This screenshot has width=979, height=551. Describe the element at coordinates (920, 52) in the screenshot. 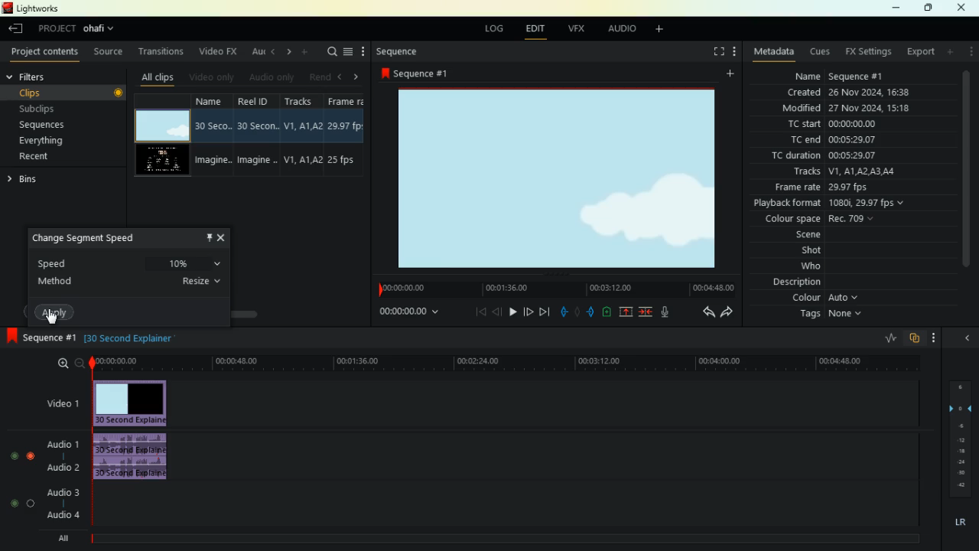

I see `export` at that location.